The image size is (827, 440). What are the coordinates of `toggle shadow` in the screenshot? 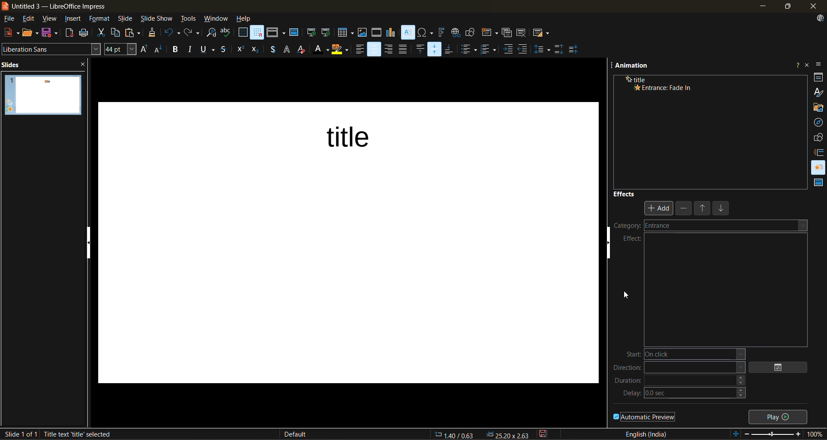 It's located at (273, 50).